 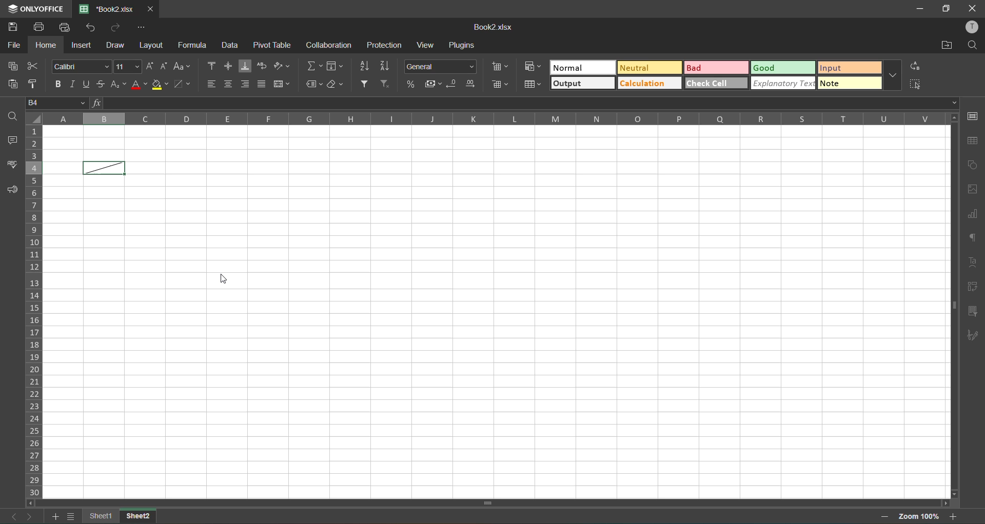 I want to click on zoom in, so click(x=953, y=516).